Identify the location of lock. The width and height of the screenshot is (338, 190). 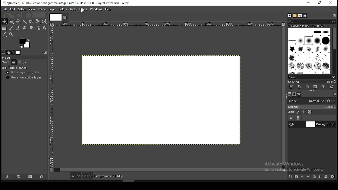
(291, 112).